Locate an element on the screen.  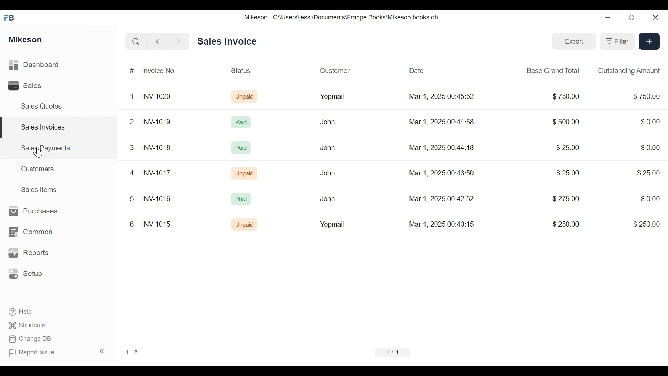
Help is located at coordinates (26, 312).